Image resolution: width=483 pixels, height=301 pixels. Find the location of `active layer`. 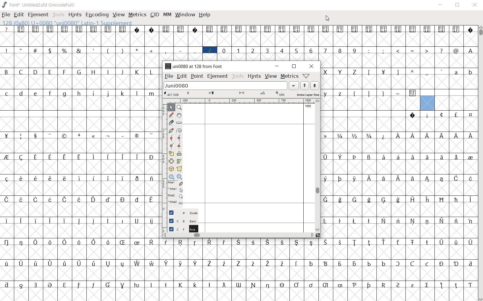

active layer is located at coordinates (241, 95).